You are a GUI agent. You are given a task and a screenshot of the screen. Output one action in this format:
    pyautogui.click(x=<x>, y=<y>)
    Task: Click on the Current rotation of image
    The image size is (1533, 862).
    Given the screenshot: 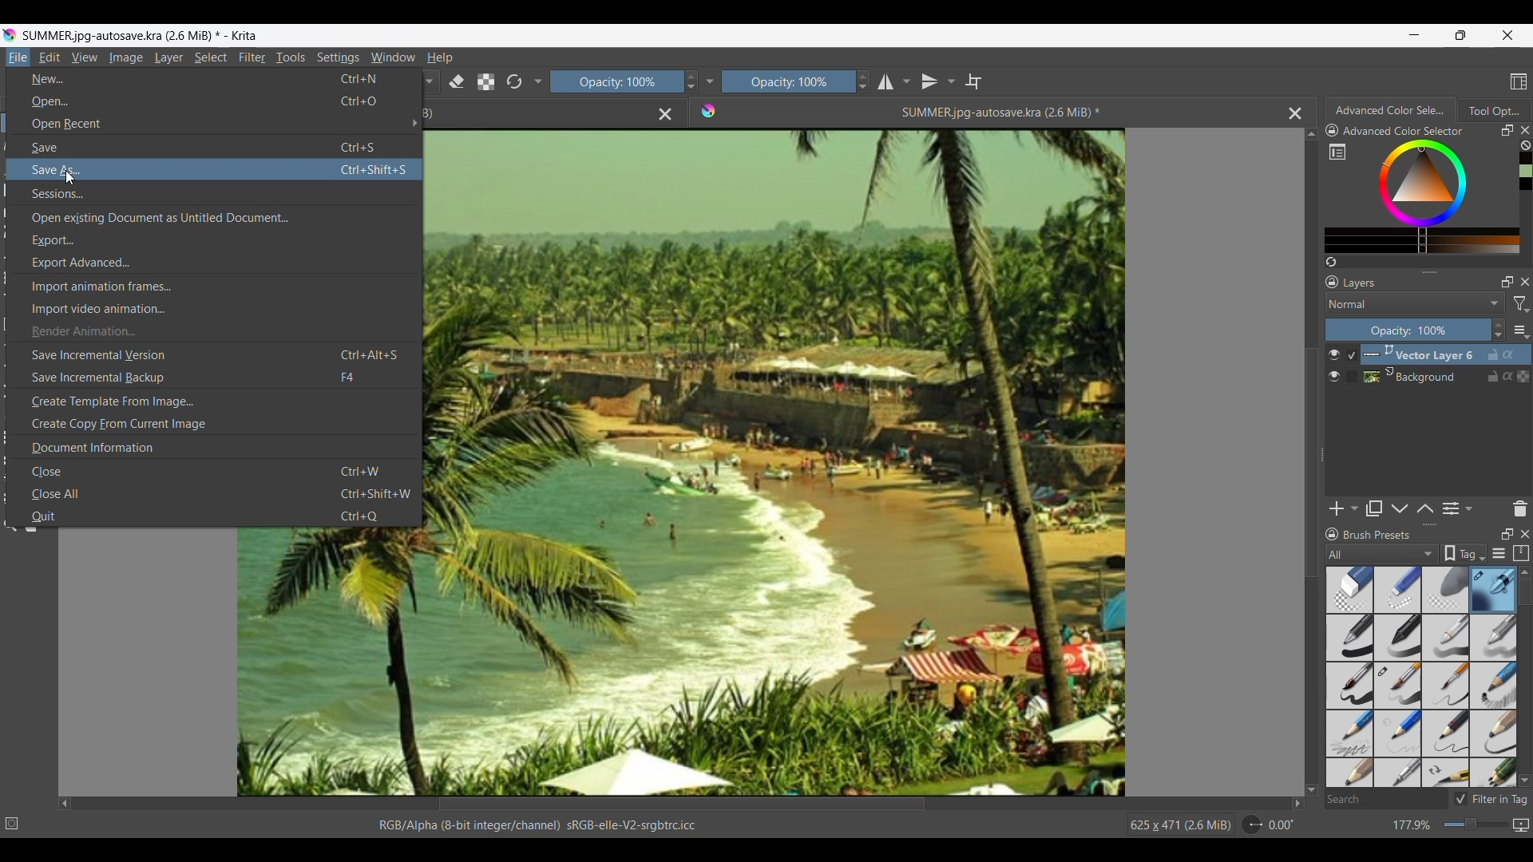 What is the action you would take?
    pyautogui.click(x=1281, y=825)
    